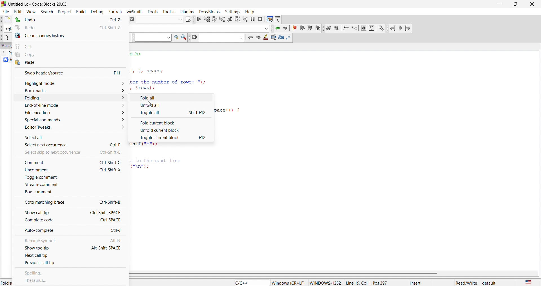  I want to click on toggle comment, so click(68, 178).